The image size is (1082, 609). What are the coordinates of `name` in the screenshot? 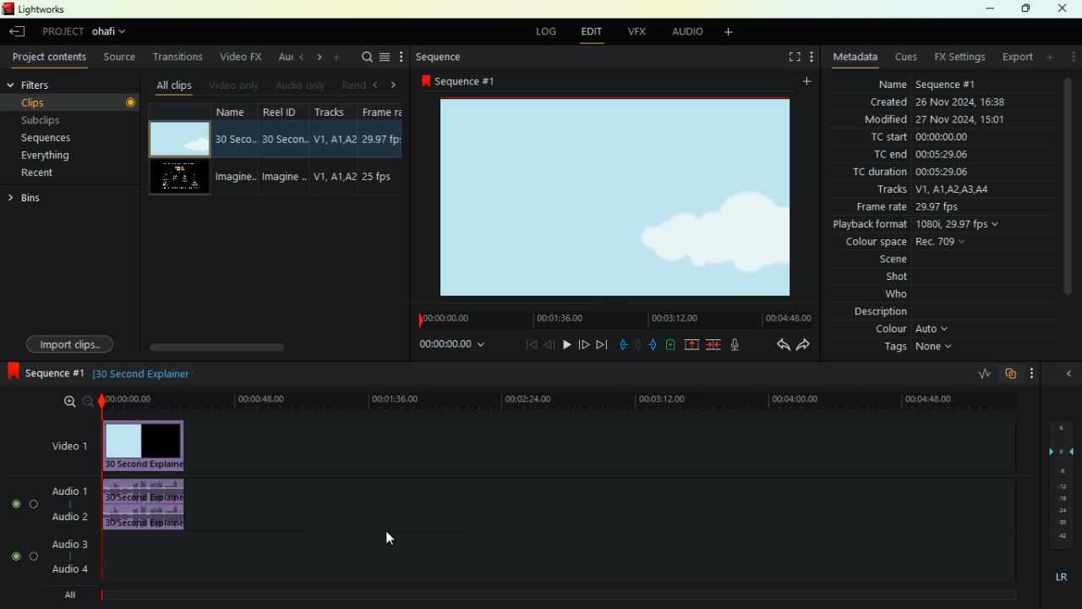 It's located at (236, 150).